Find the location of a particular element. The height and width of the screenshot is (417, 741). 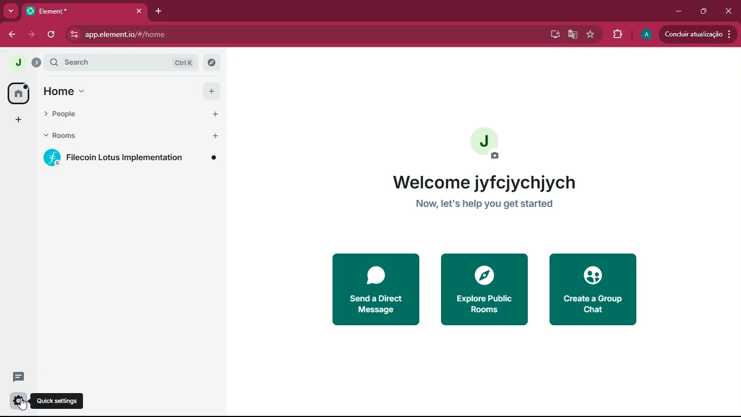

send a direct message is located at coordinates (373, 290).